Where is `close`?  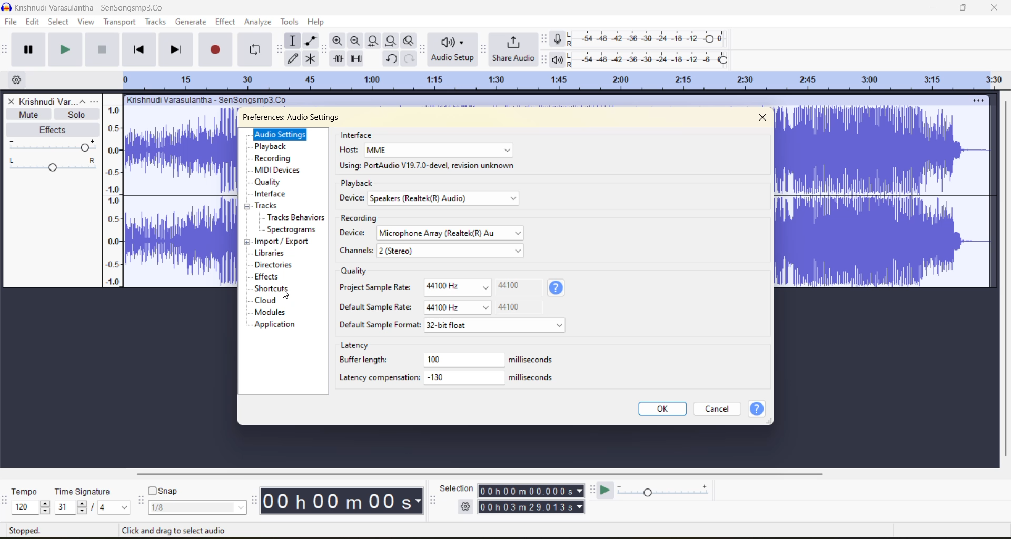 close is located at coordinates (763, 117).